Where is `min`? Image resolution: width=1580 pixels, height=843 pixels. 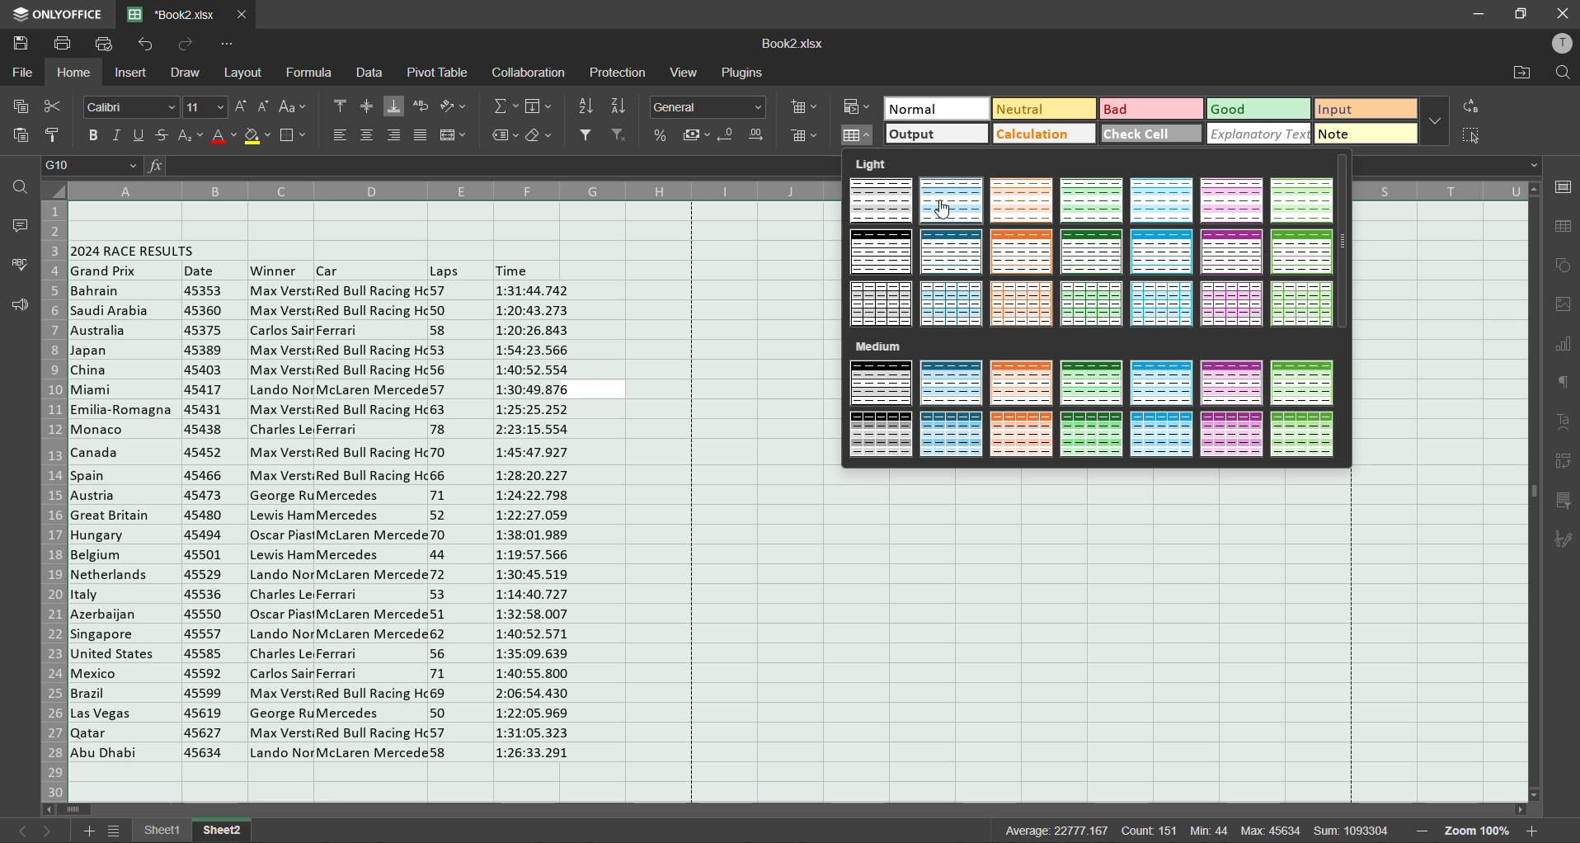 min is located at coordinates (1211, 831).